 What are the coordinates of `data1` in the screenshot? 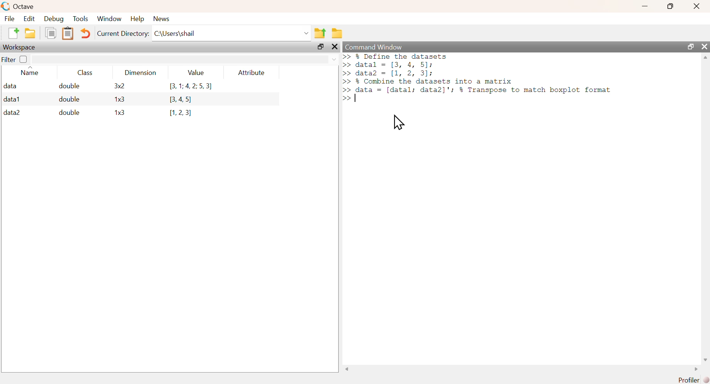 It's located at (12, 99).